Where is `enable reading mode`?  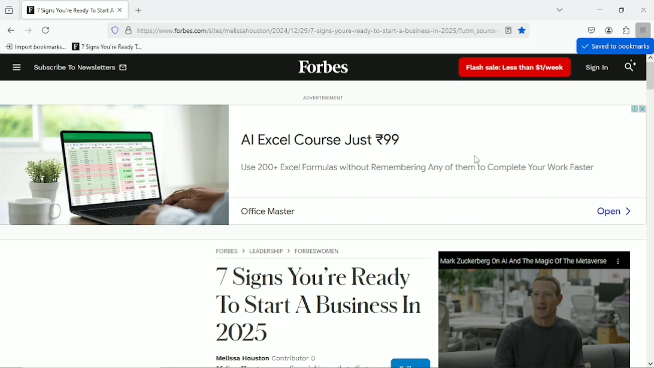
enable reading mode is located at coordinates (508, 30).